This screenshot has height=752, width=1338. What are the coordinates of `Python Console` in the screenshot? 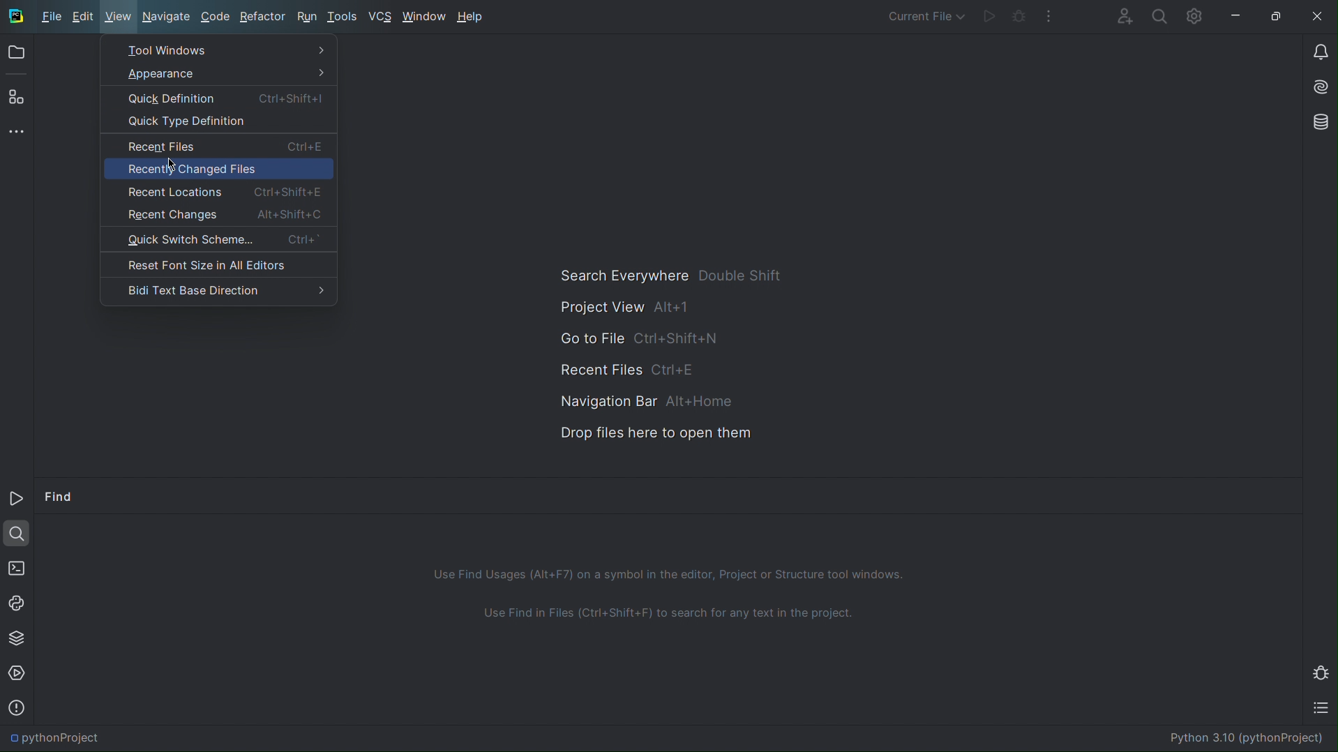 It's located at (17, 601).